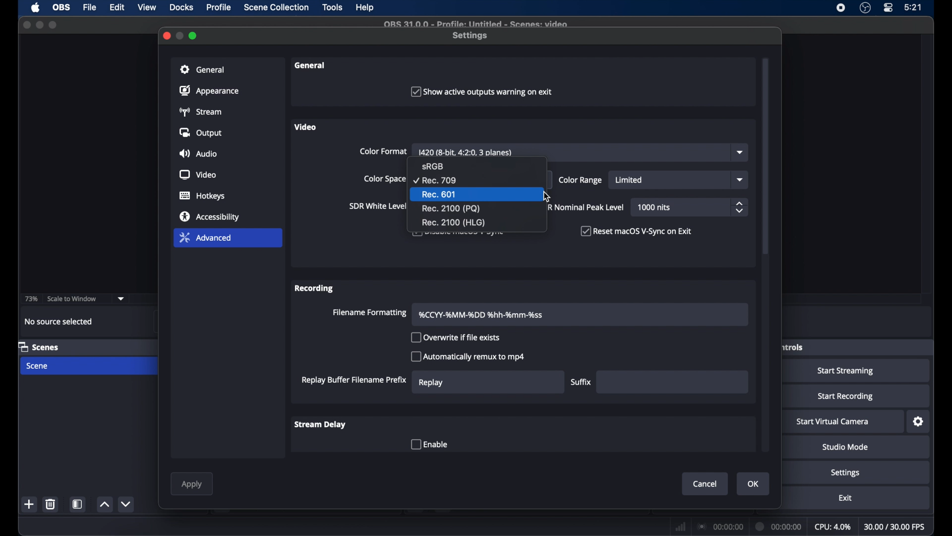  Describe the element at coordinates (40, 25) in the screenshot. I see `minimize` at that location.